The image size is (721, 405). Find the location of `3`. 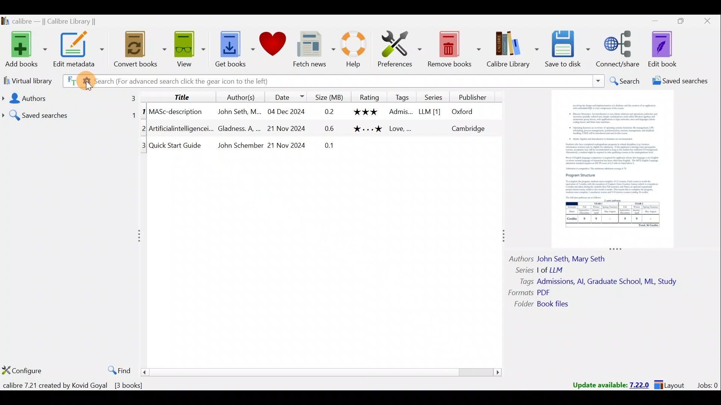

3 is located at coordinates (144, 148).